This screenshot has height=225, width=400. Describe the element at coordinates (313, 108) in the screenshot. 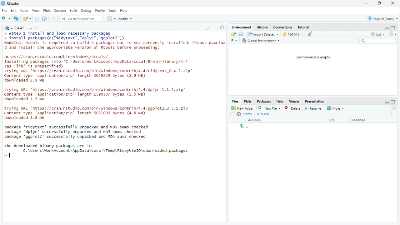

I see `Rename` at that location.